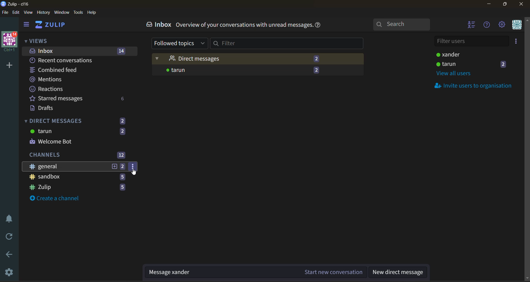  I want to click on add organisation, so click(9, 66).